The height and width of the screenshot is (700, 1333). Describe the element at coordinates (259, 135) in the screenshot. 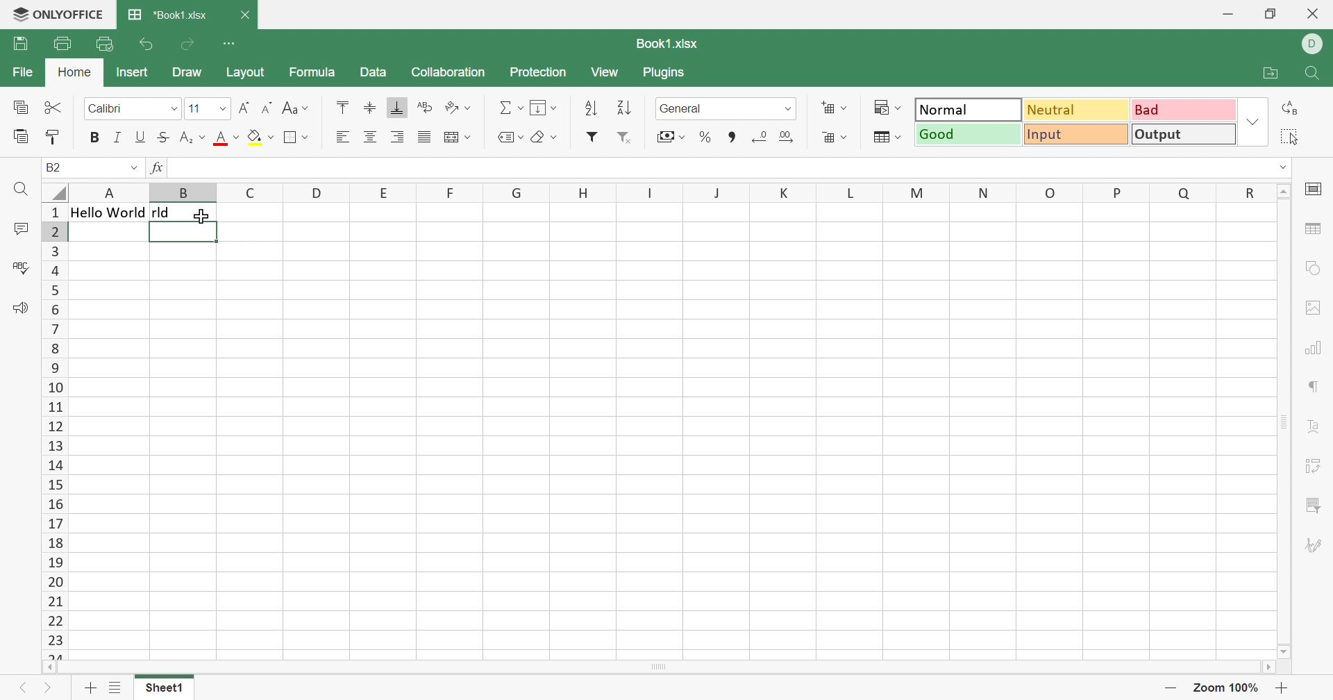

I see `Fill color` at that location.